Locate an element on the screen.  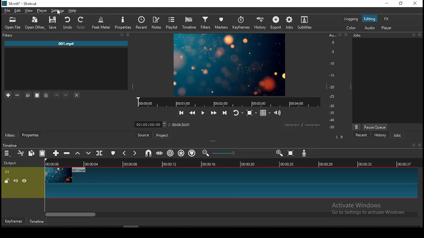
player is located at coordinates (42, 11).